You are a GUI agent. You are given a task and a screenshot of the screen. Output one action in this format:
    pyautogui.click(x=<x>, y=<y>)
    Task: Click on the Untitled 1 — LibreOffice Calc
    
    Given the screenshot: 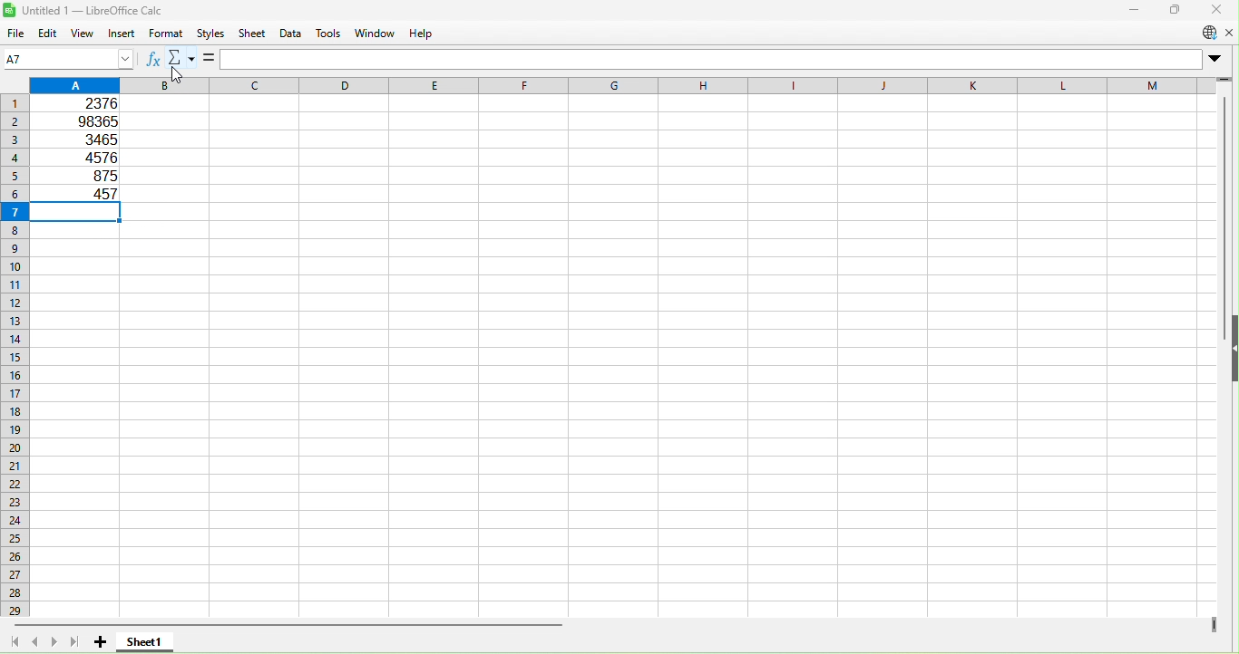 What is the action you would take?
    pyautogui.click(x=87, y=10)
    